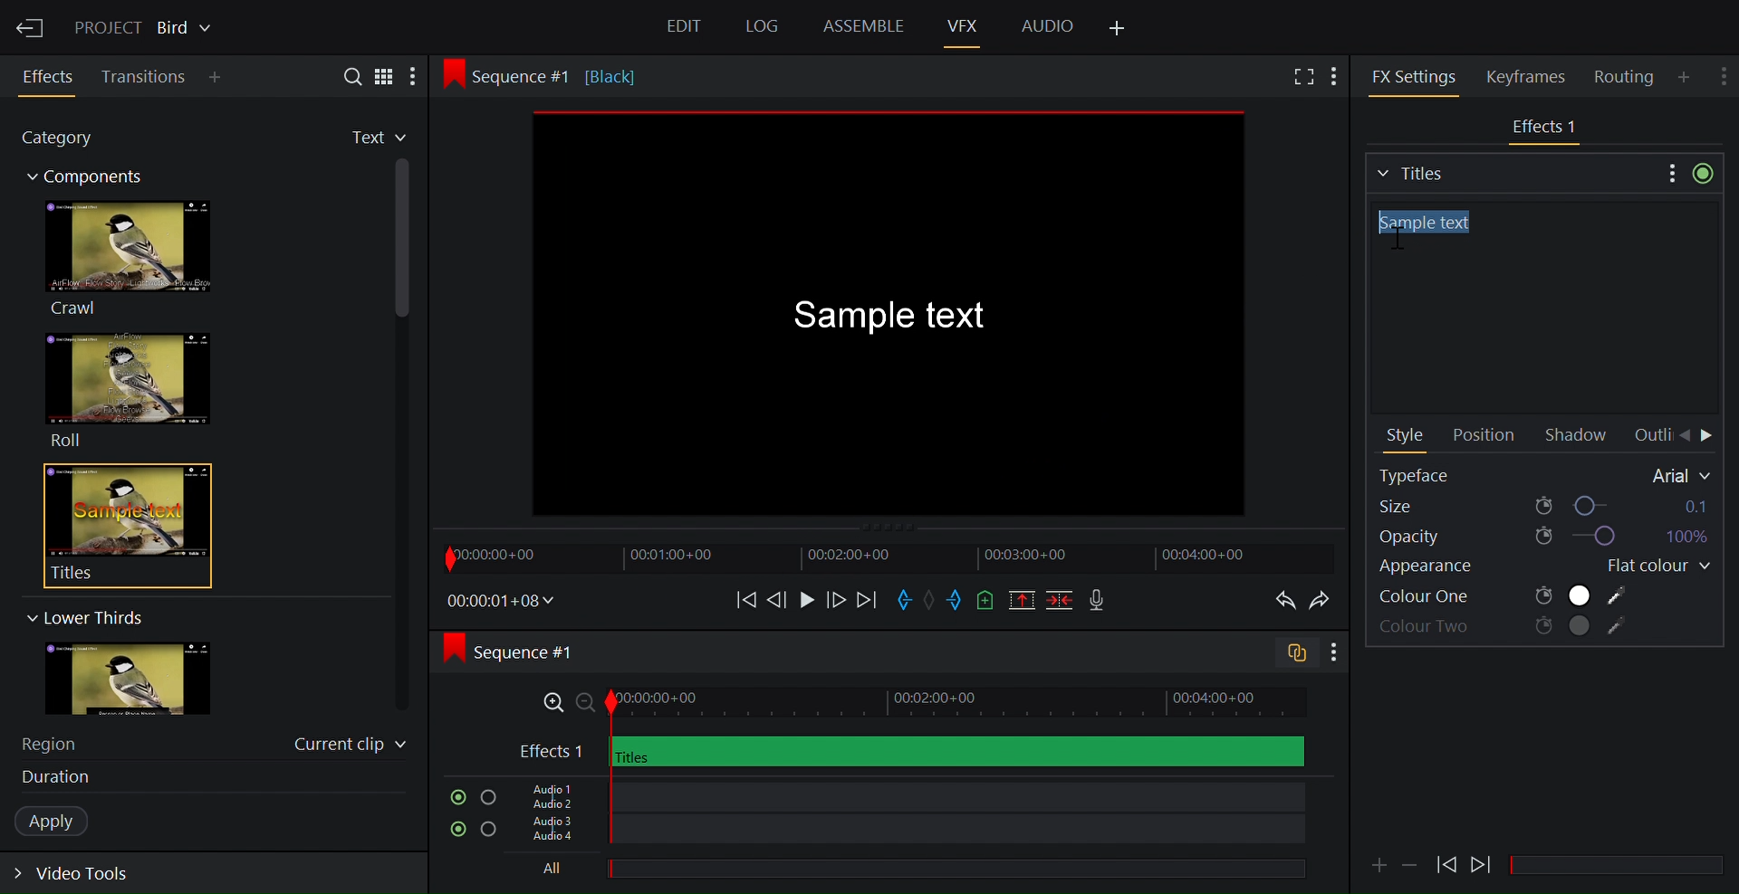 This screenshot has width=1739, height=894. I want to click on Show settings menu, so click(1725, 72).